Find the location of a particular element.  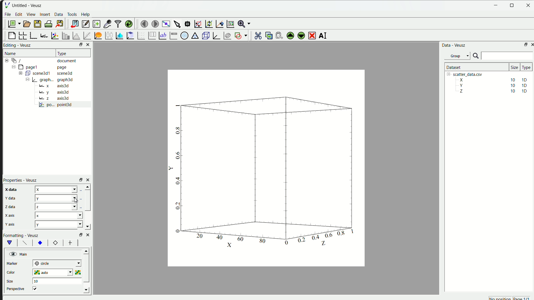

z is located at coordinates (62, 189).